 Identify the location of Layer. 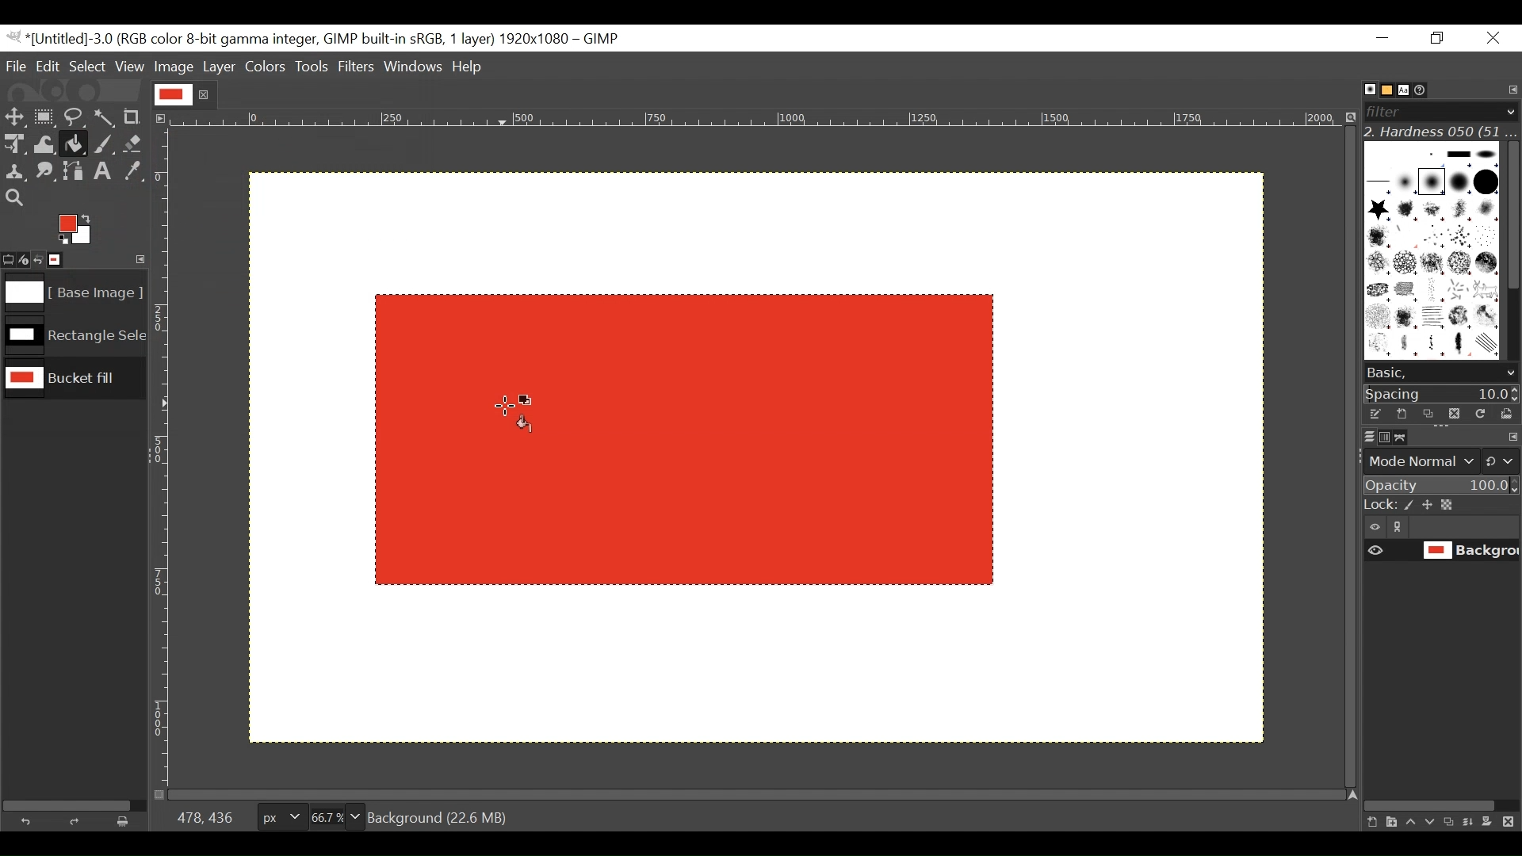
(218, 66).